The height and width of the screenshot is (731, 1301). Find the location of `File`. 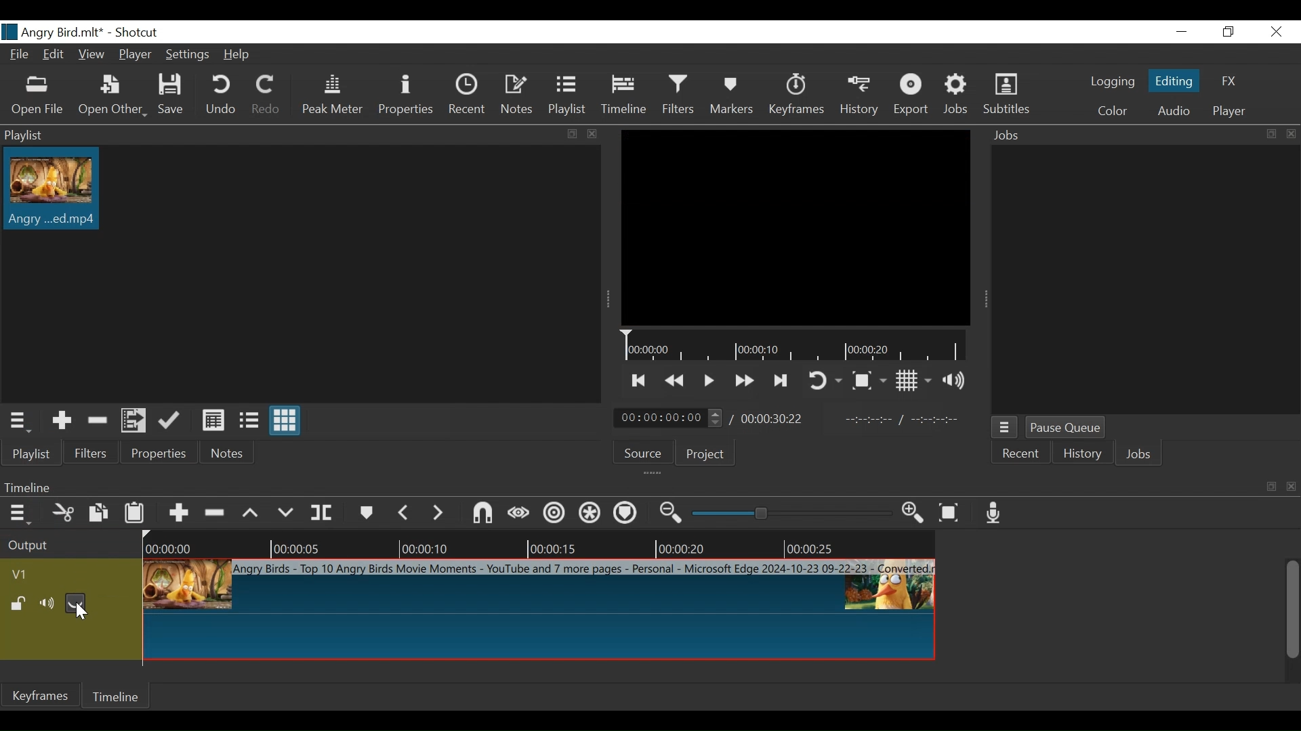

File is located at coordinates (18, 53).